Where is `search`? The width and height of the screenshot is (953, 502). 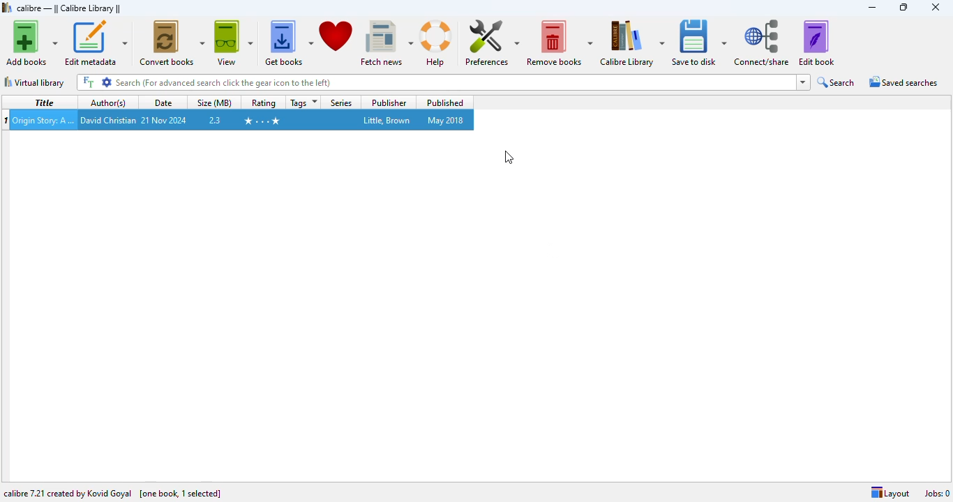 search is located at coordinates (436, 82).